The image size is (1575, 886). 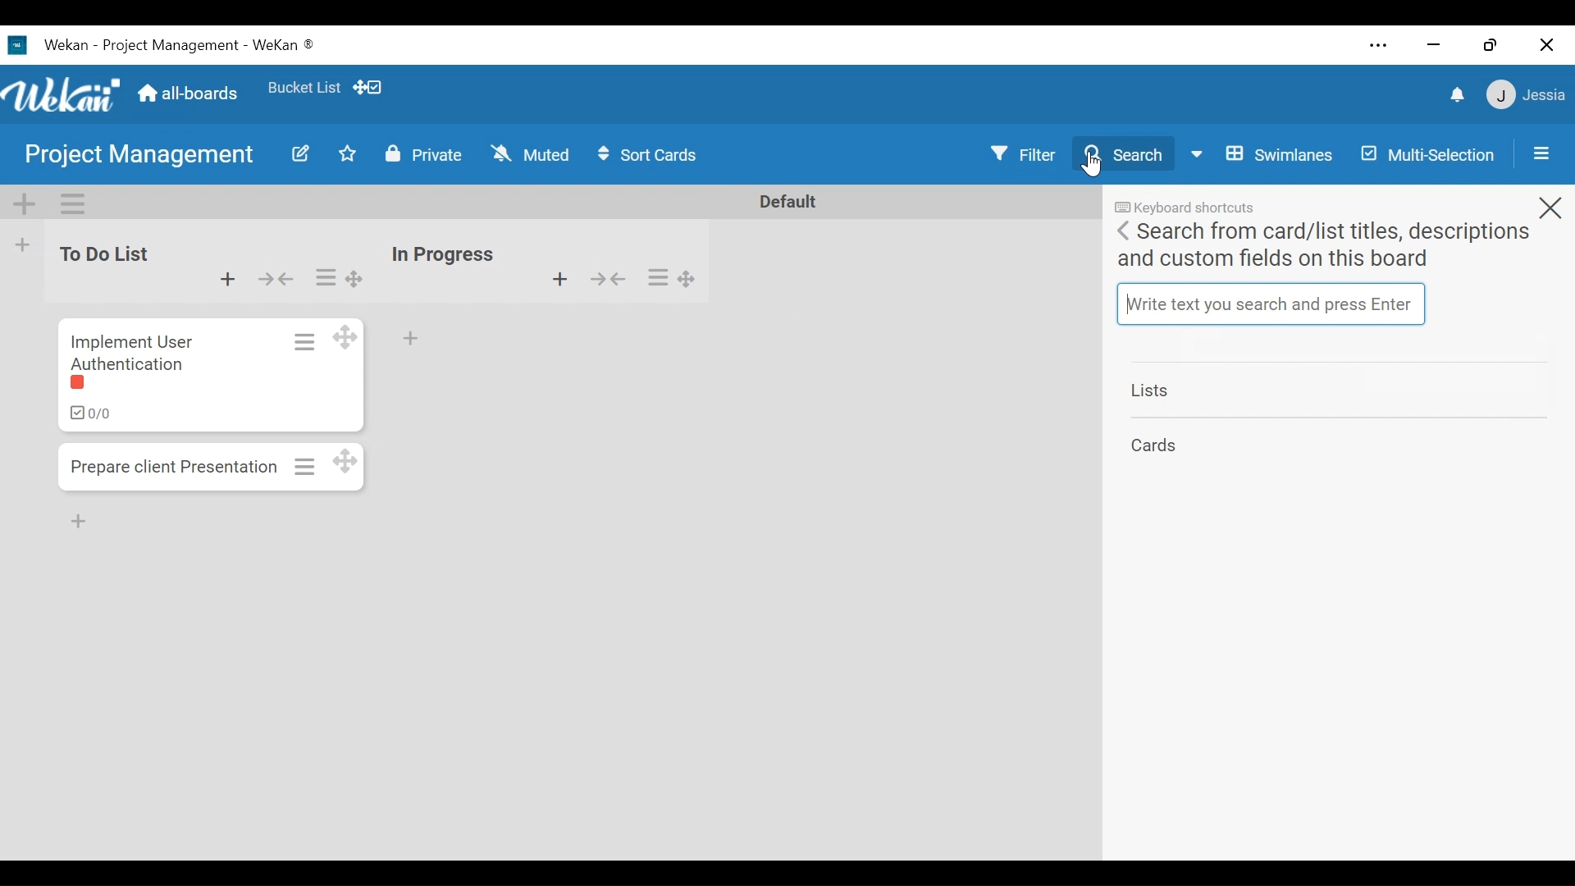 What do you see at coordinates (1125, 153) in the screenshot?
I see `Search` at bounding box center [1125, 153].